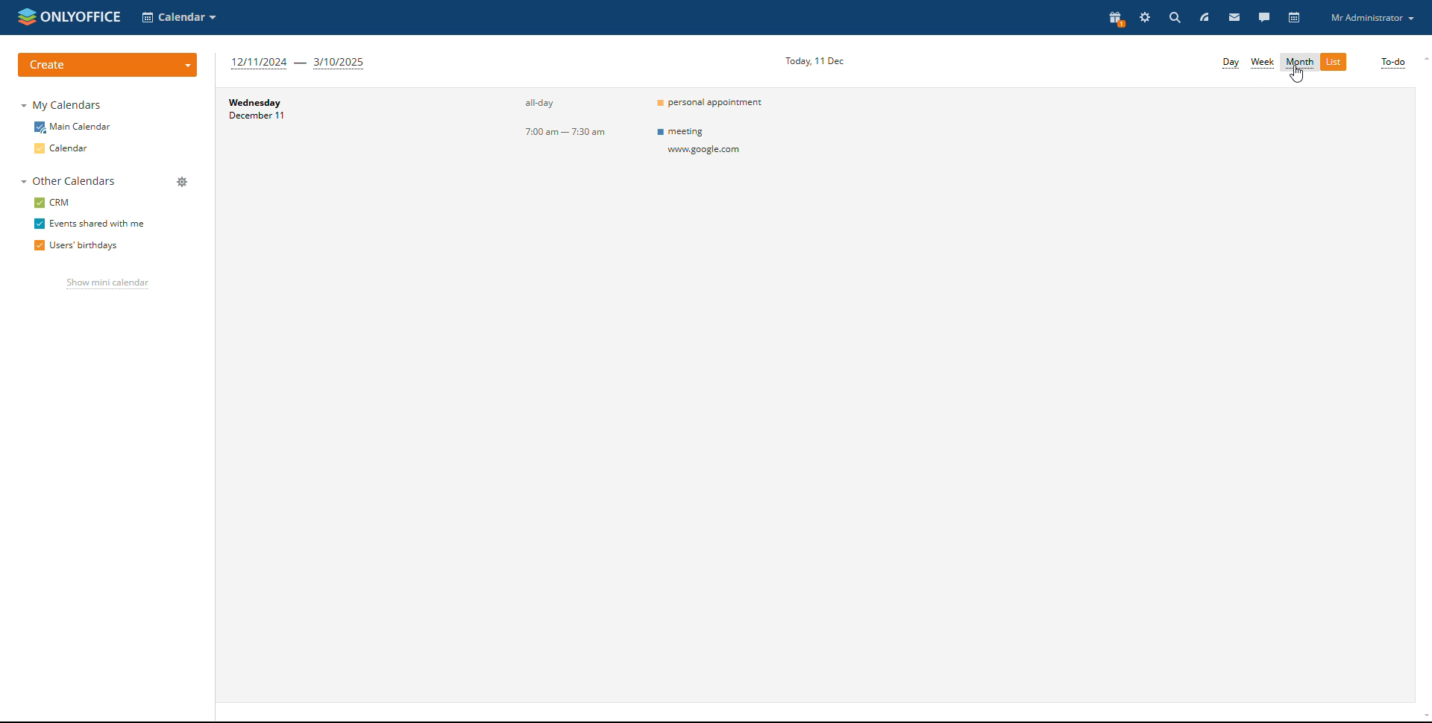  What do you see at coordinates (1145, 16) in the screenshot?
I see `settings` at bounding box center [1145, 16].